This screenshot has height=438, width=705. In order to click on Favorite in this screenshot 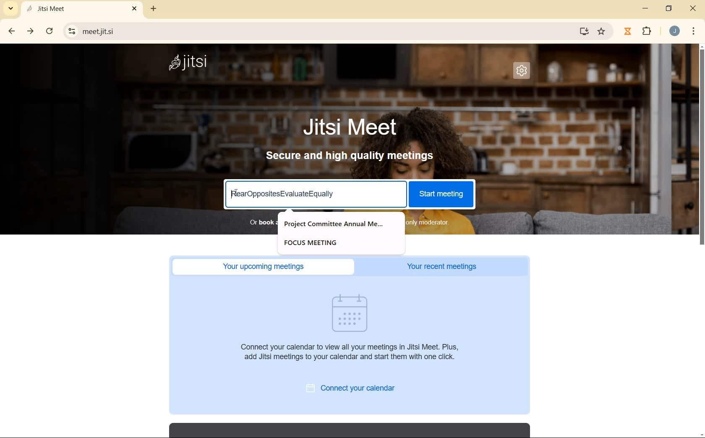, I will do `click(601, 33)`.